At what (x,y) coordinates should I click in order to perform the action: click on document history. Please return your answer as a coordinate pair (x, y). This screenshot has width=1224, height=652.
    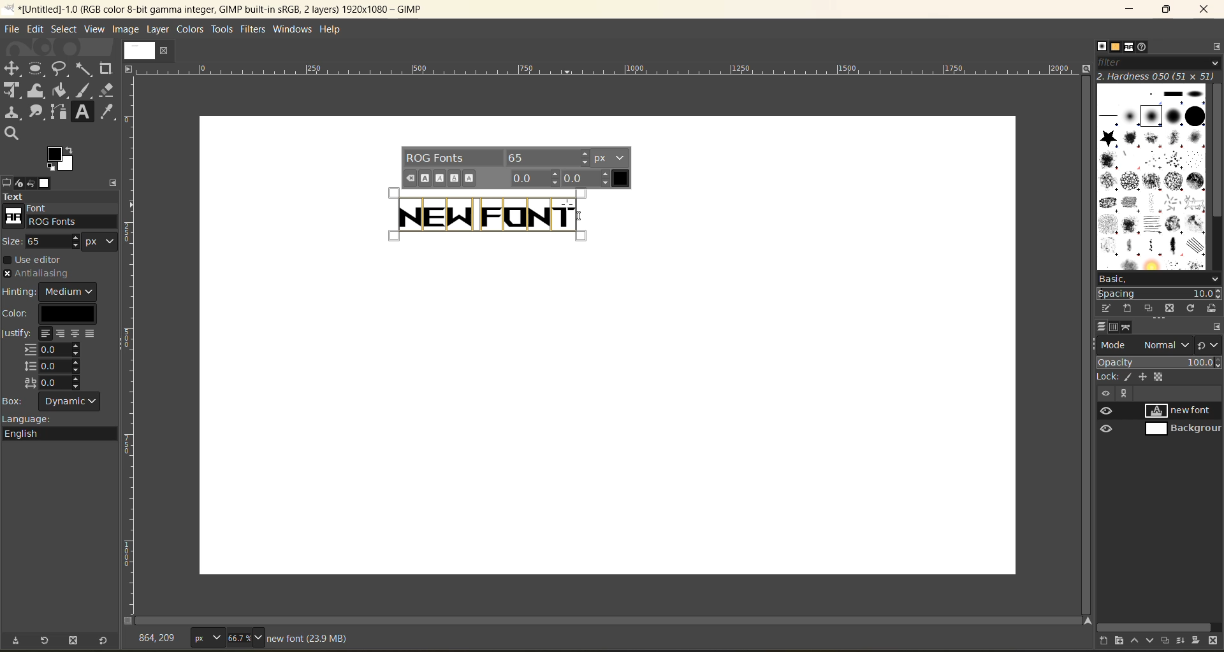
    Looking at the image, I should click on (1143, 48).